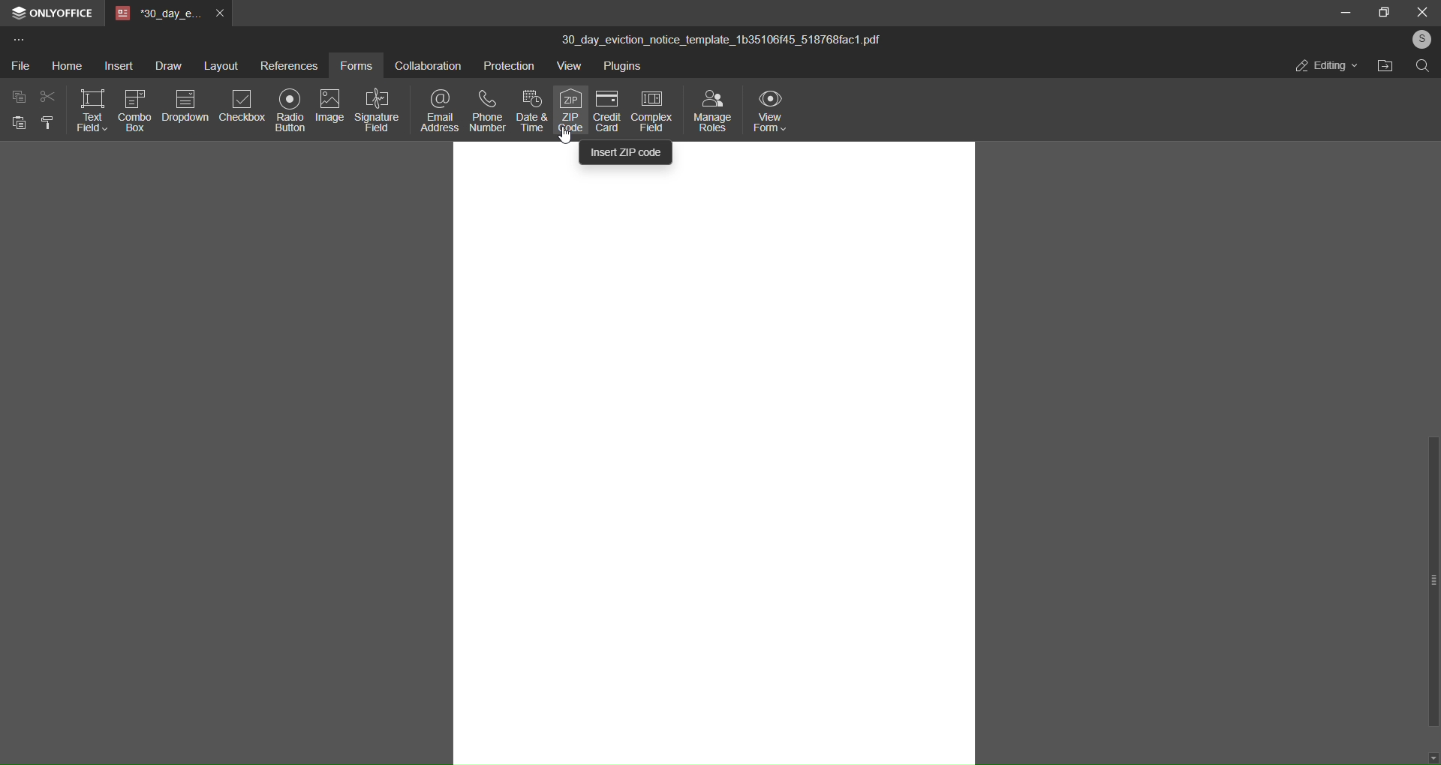 Image resolution: width=1441 pixels, height=765 pixels. I want to click on insert, so click(116, 67).